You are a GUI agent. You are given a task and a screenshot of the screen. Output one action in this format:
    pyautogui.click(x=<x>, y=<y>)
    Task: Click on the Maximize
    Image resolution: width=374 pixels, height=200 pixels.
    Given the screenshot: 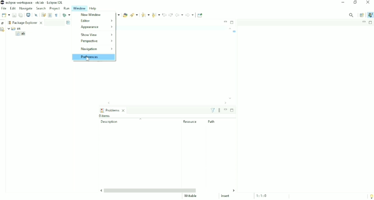 What is the action you would take?
    pyautogui.click(x=232, y=23)
    